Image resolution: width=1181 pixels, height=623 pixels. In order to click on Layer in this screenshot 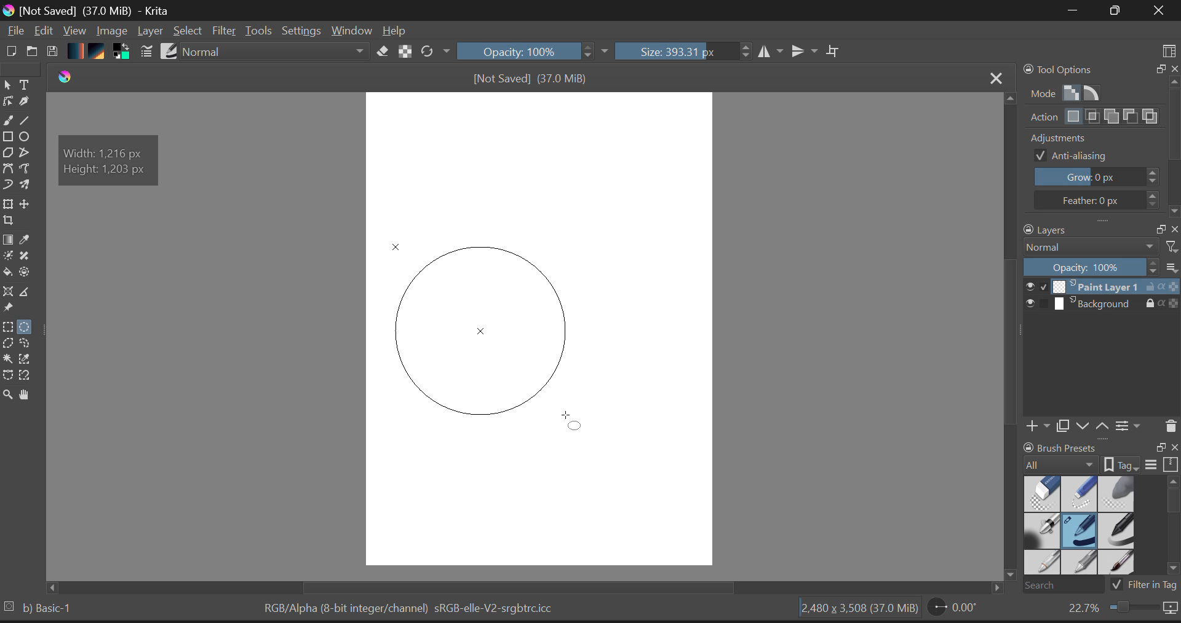, I will do `click(150, 33)`.